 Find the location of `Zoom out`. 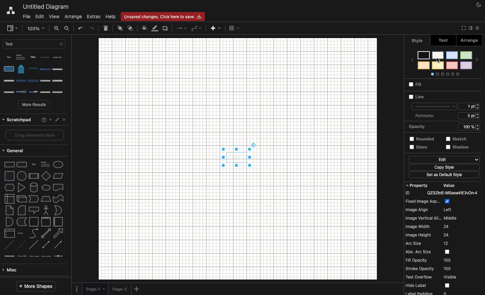

Zoom out is located at coordinates (67, 28).